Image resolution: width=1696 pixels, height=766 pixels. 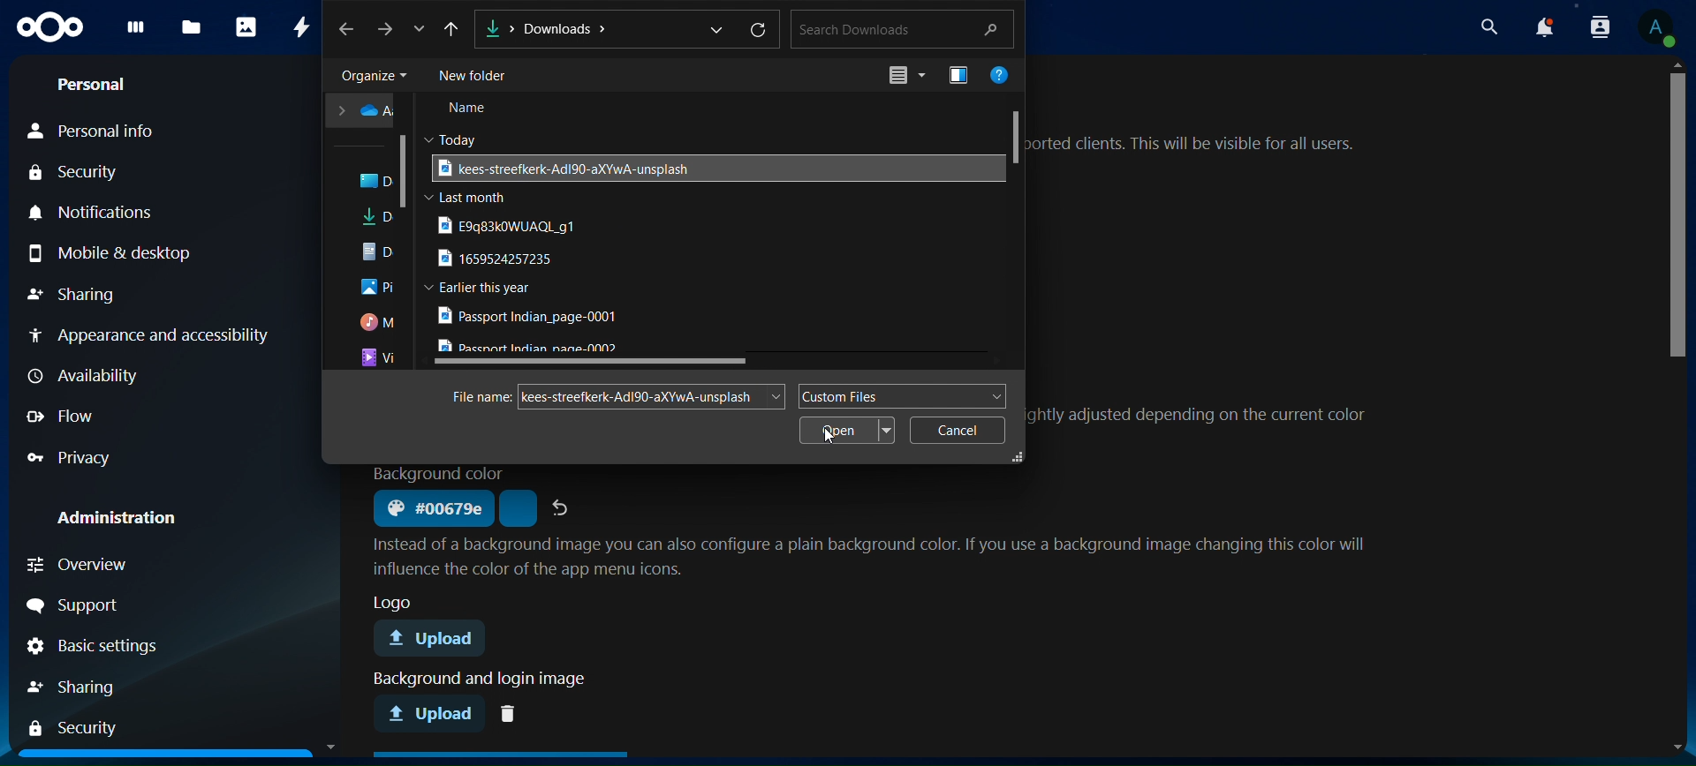 What do you see at coordinates (80, 417) in the screenshot?
I see `flow` at bounding box center [80, 417].